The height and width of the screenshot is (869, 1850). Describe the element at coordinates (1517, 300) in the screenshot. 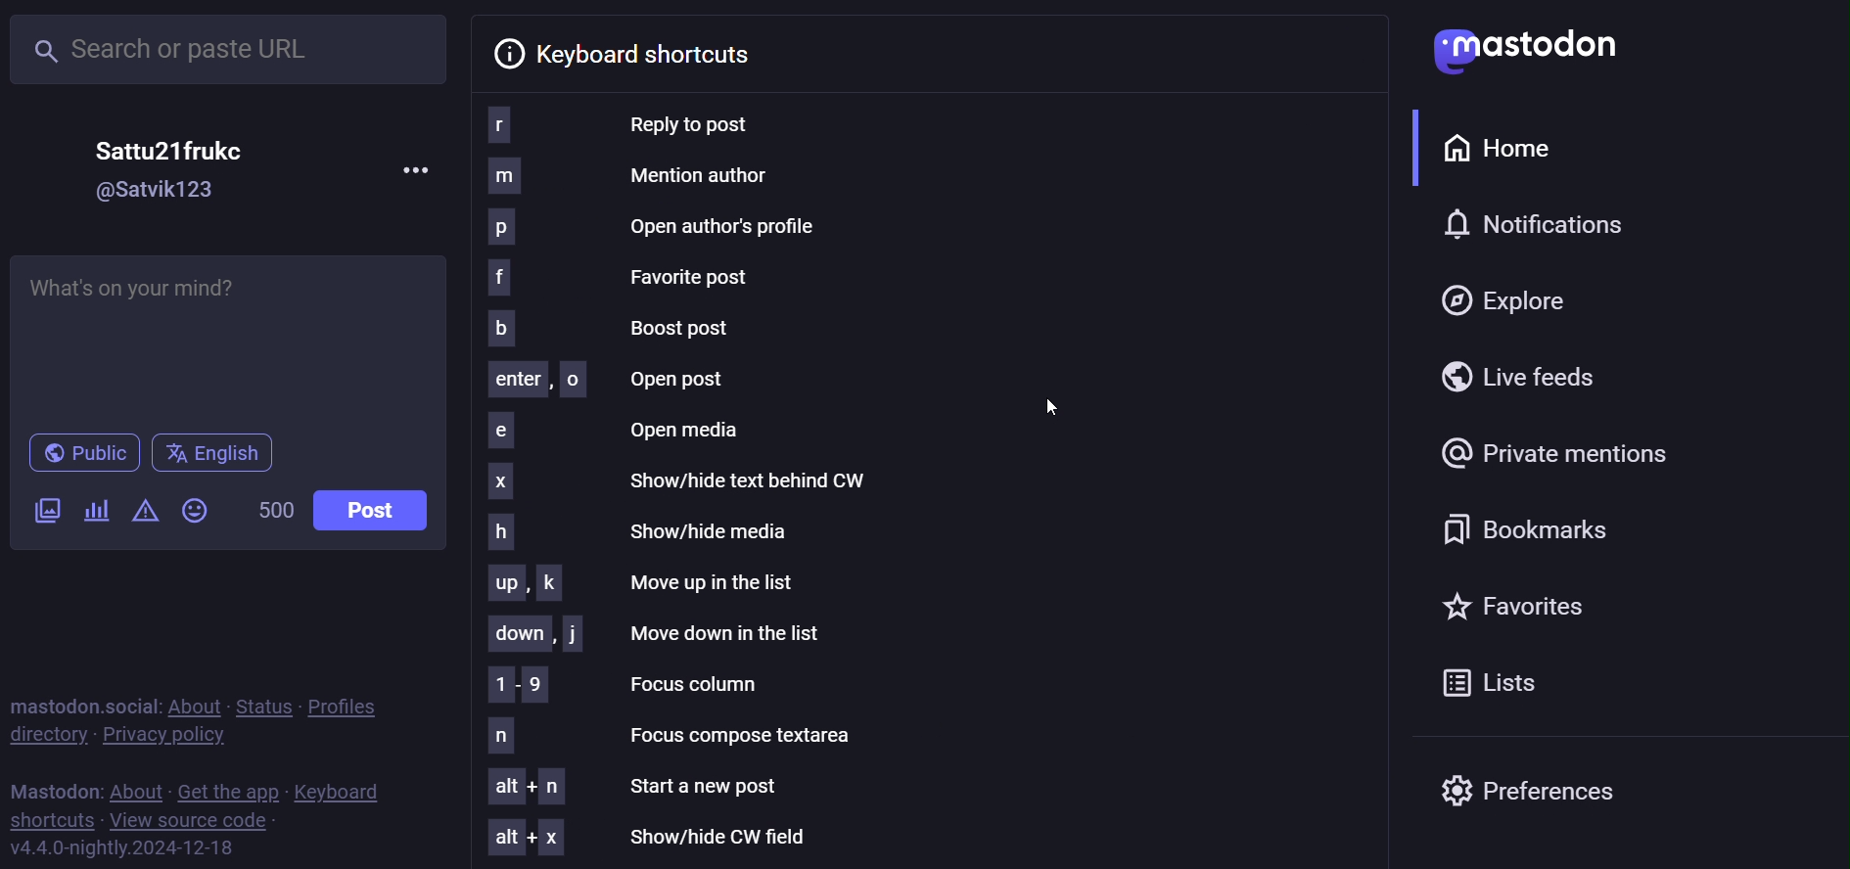

I see `explore` at that location.